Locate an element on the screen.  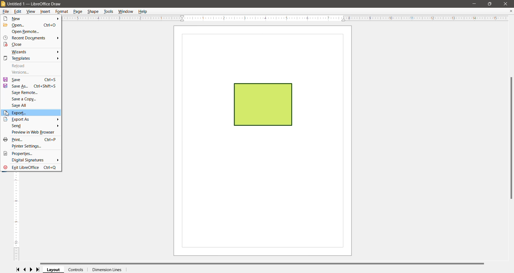
Window is located at coordinates (126, 12).